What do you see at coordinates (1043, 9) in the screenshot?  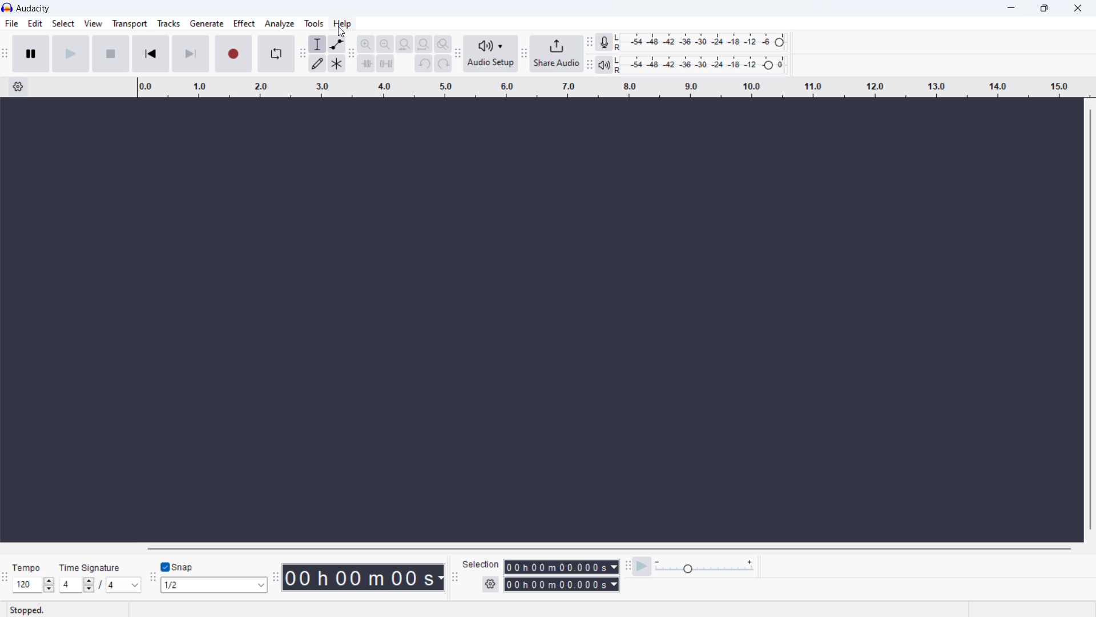 I see `maximize` at bounding box center [1043, 9].